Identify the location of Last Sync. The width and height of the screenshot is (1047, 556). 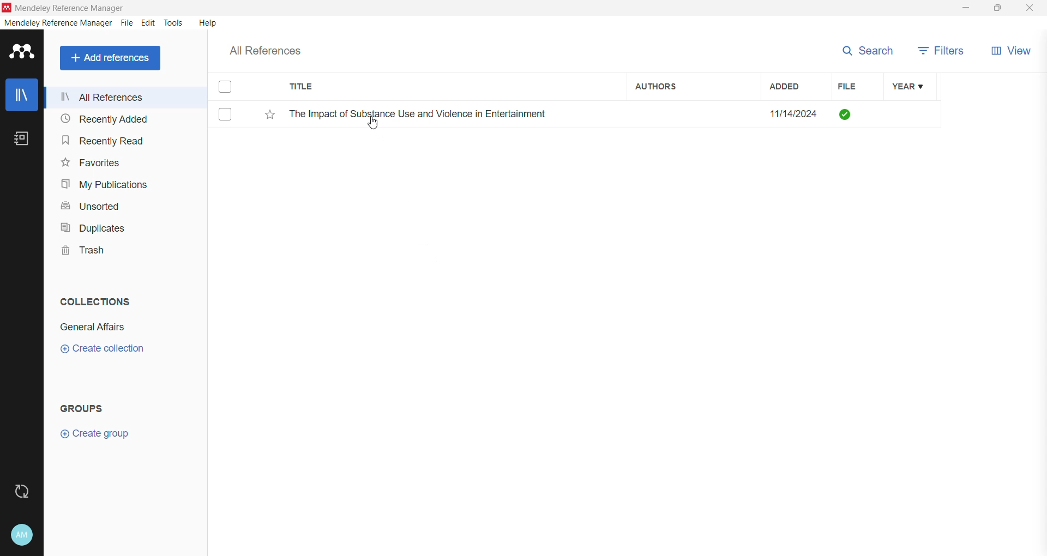
(26, 490).